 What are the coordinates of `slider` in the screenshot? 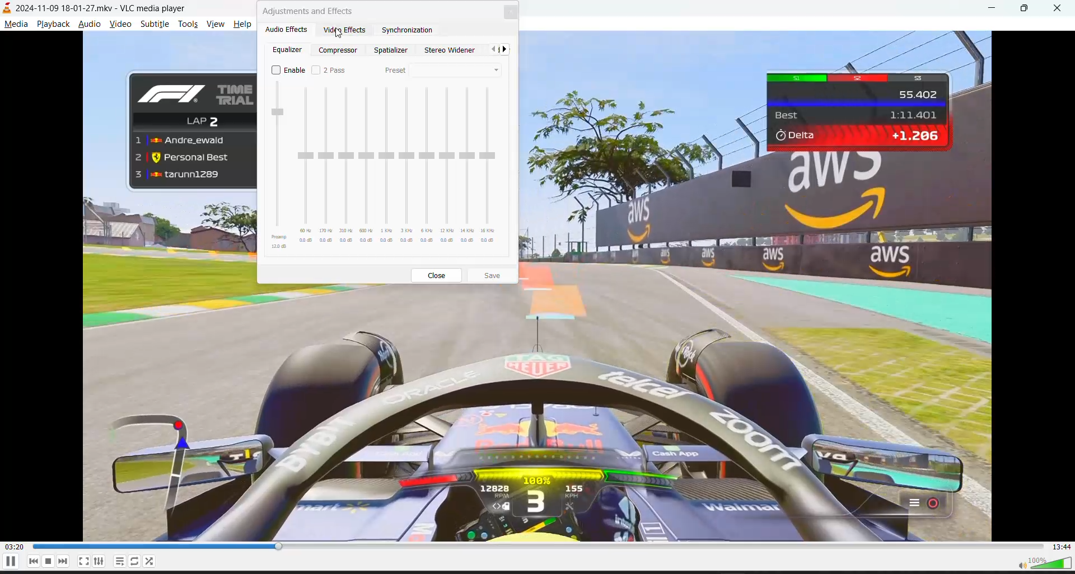 It's located at (386, 164).